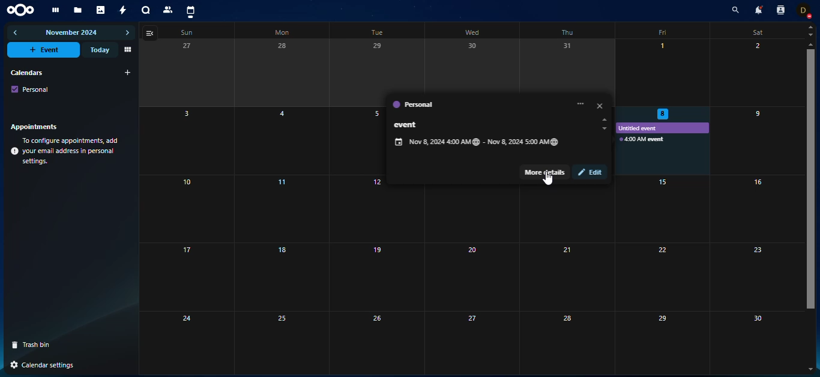 The image size is (820, 377). I want to click on scroll bar, so click(810, 156).